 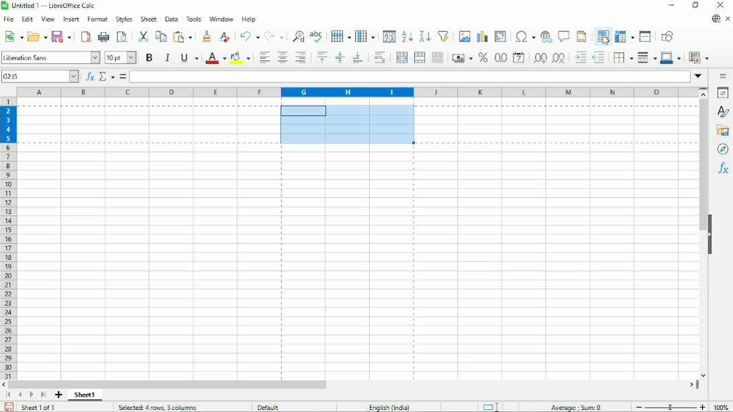 I want to click on View, so click(x=48, y=19).